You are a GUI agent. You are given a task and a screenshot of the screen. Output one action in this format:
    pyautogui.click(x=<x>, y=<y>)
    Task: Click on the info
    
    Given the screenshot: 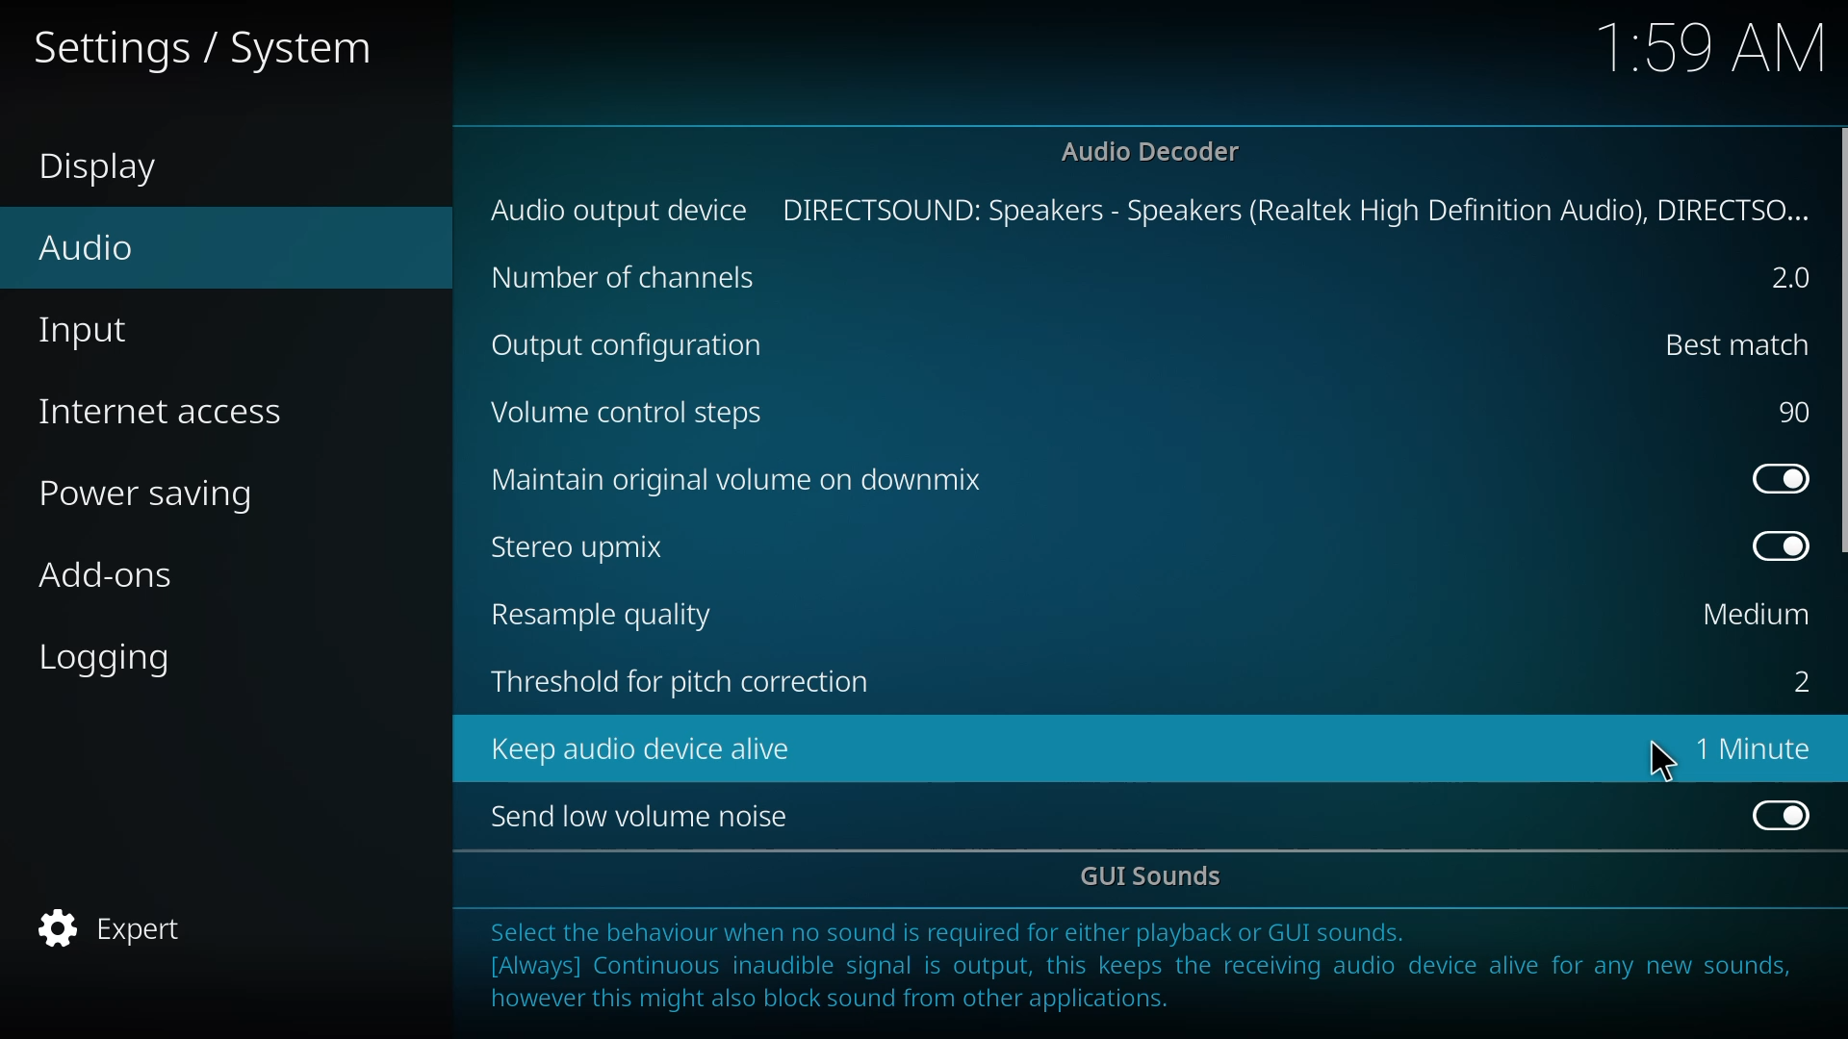 What is the action you would take?
    pyautogui.click(x=1147, y=971)
    